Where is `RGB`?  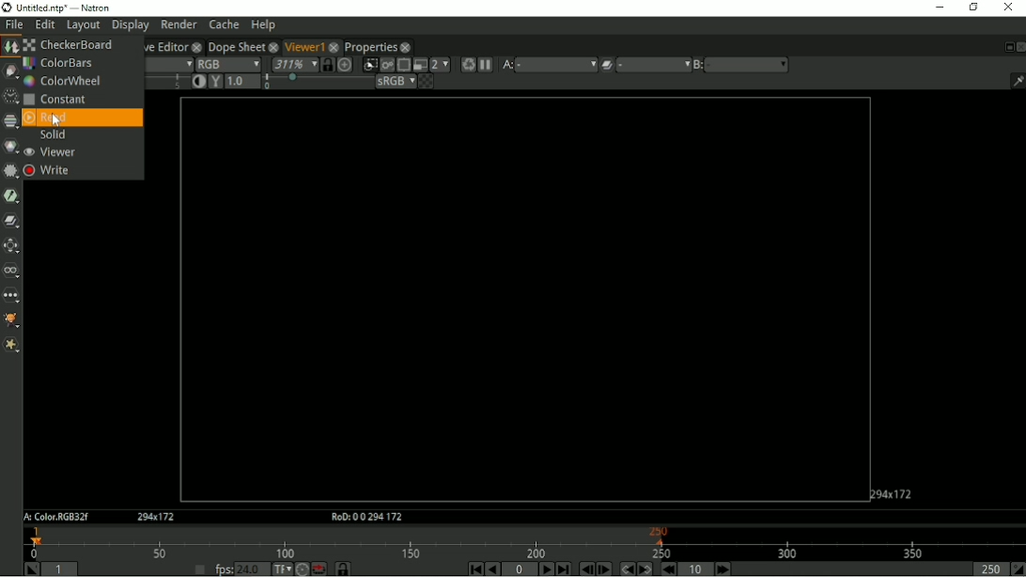 RGB is located at coordinates (228, 63).